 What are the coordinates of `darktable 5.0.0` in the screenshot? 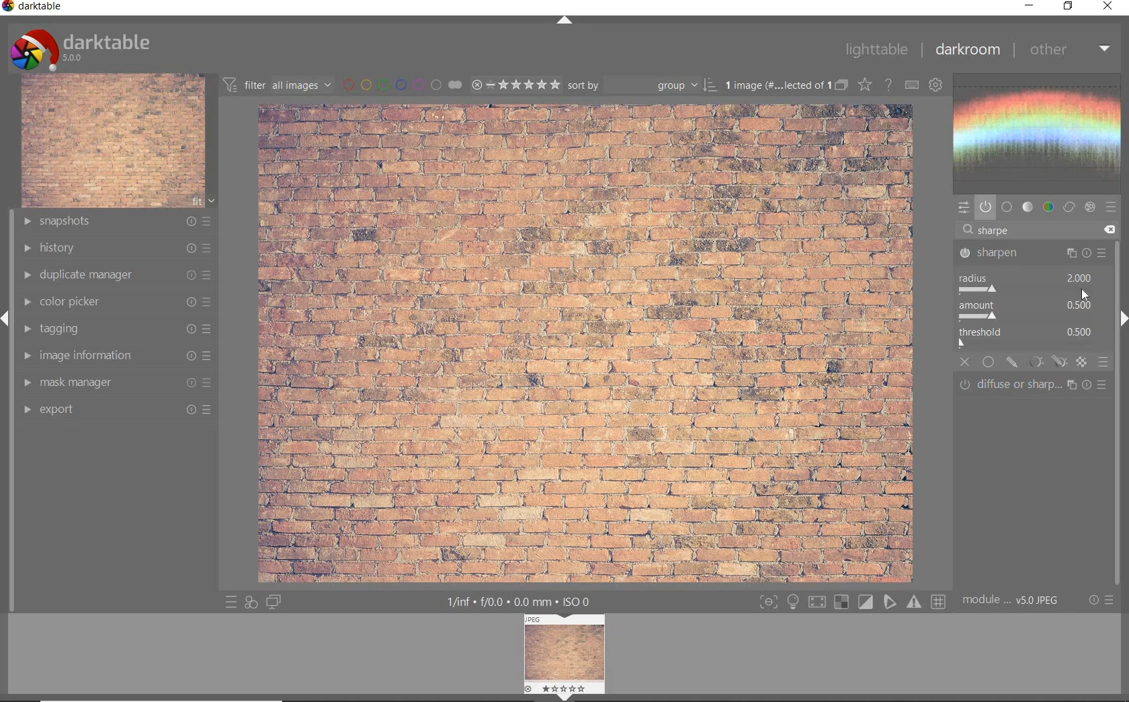 It's located at (83, 48).